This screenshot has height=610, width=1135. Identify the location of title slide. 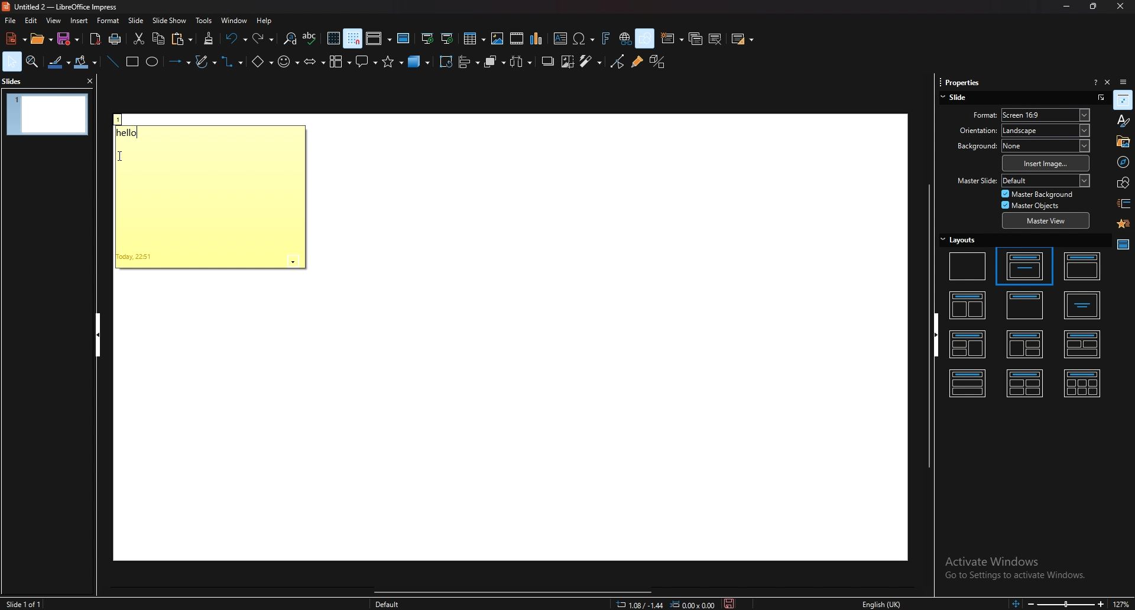
(1023, 265).